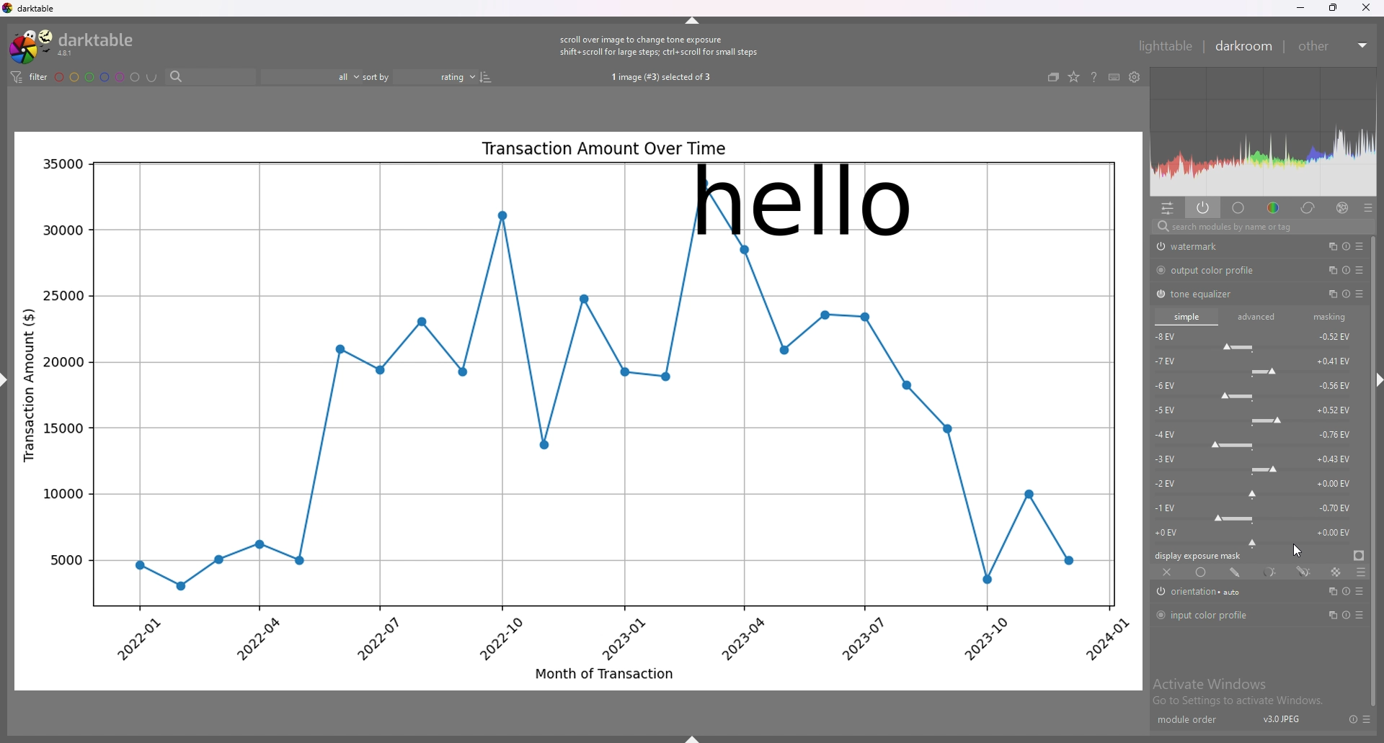  I want to click on parametric mask, so click(1269, 572).